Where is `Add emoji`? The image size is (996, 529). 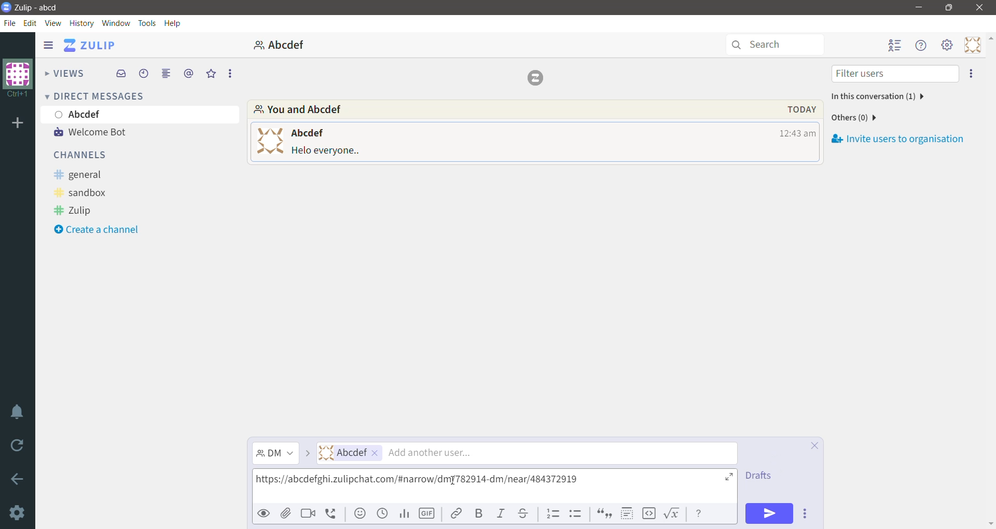
Add emoji is located at coordinates (361, 513).